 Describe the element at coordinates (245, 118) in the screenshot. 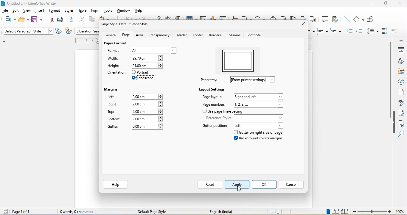

I see `reference style` at that location.